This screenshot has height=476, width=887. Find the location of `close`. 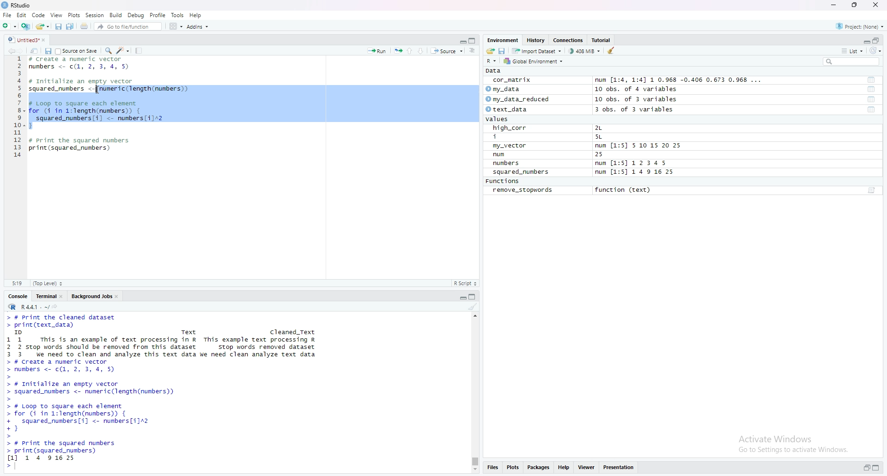

close is located at coordinates (119, 295).